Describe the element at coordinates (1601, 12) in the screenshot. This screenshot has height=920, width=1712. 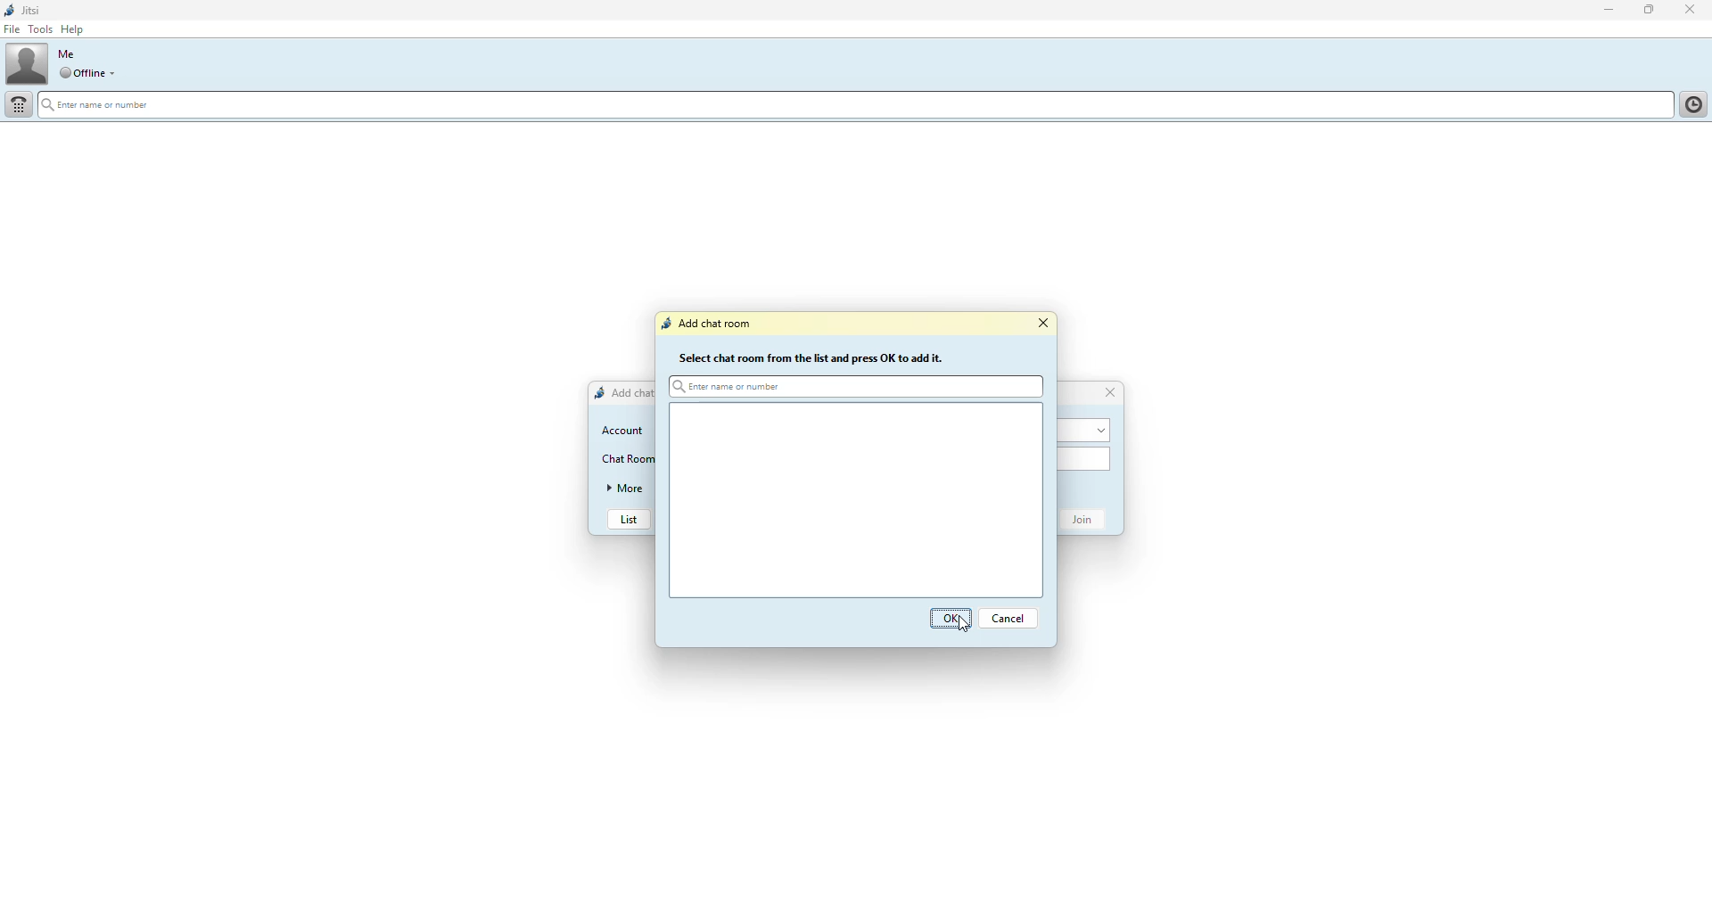
I see `minimize` at that location.